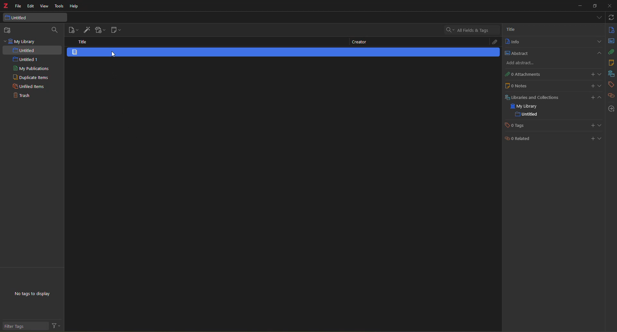 The height and width of the screenshot is (332, 617). I want to click on minimize, so click(577, 7).